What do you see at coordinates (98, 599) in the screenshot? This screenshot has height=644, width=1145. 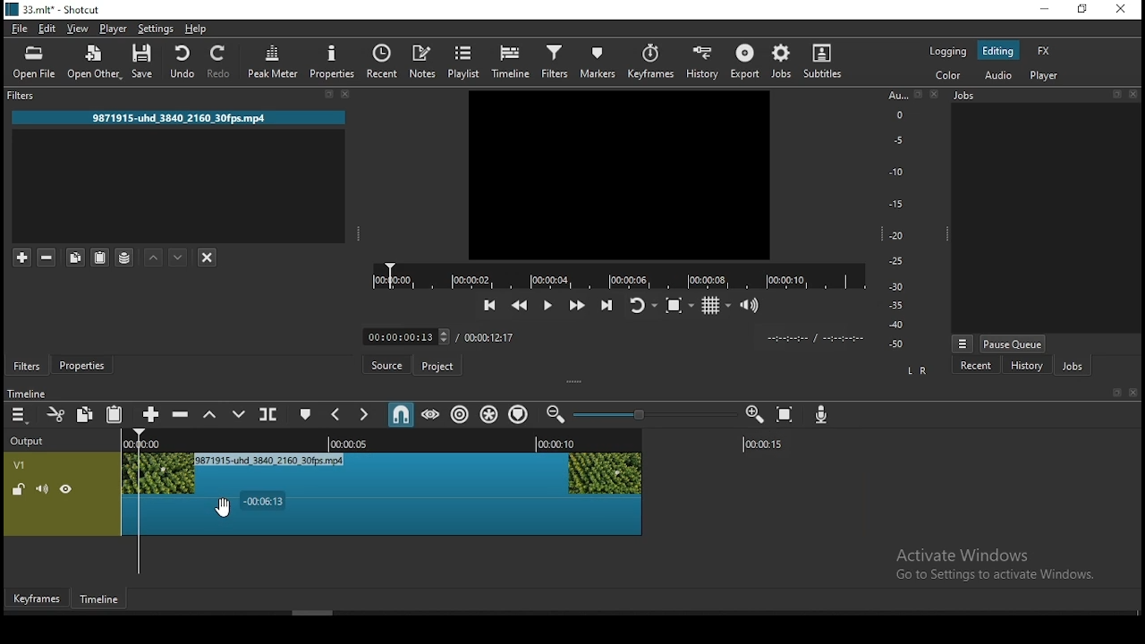 I see `Timeline` at bounding box center [98, 599].